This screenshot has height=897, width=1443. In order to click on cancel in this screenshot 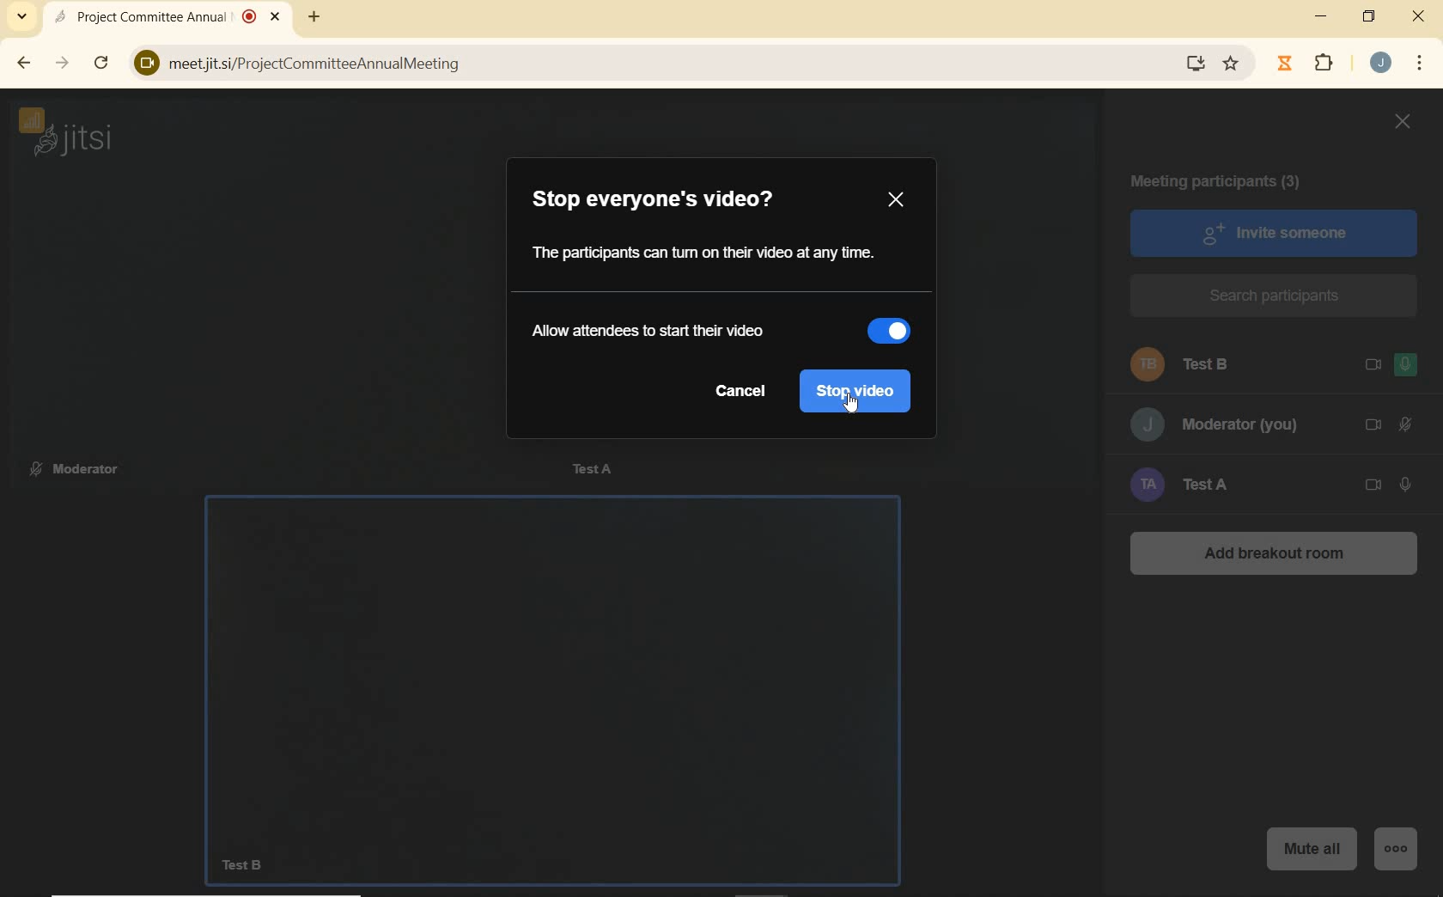, I will do `click(739, 393)`.